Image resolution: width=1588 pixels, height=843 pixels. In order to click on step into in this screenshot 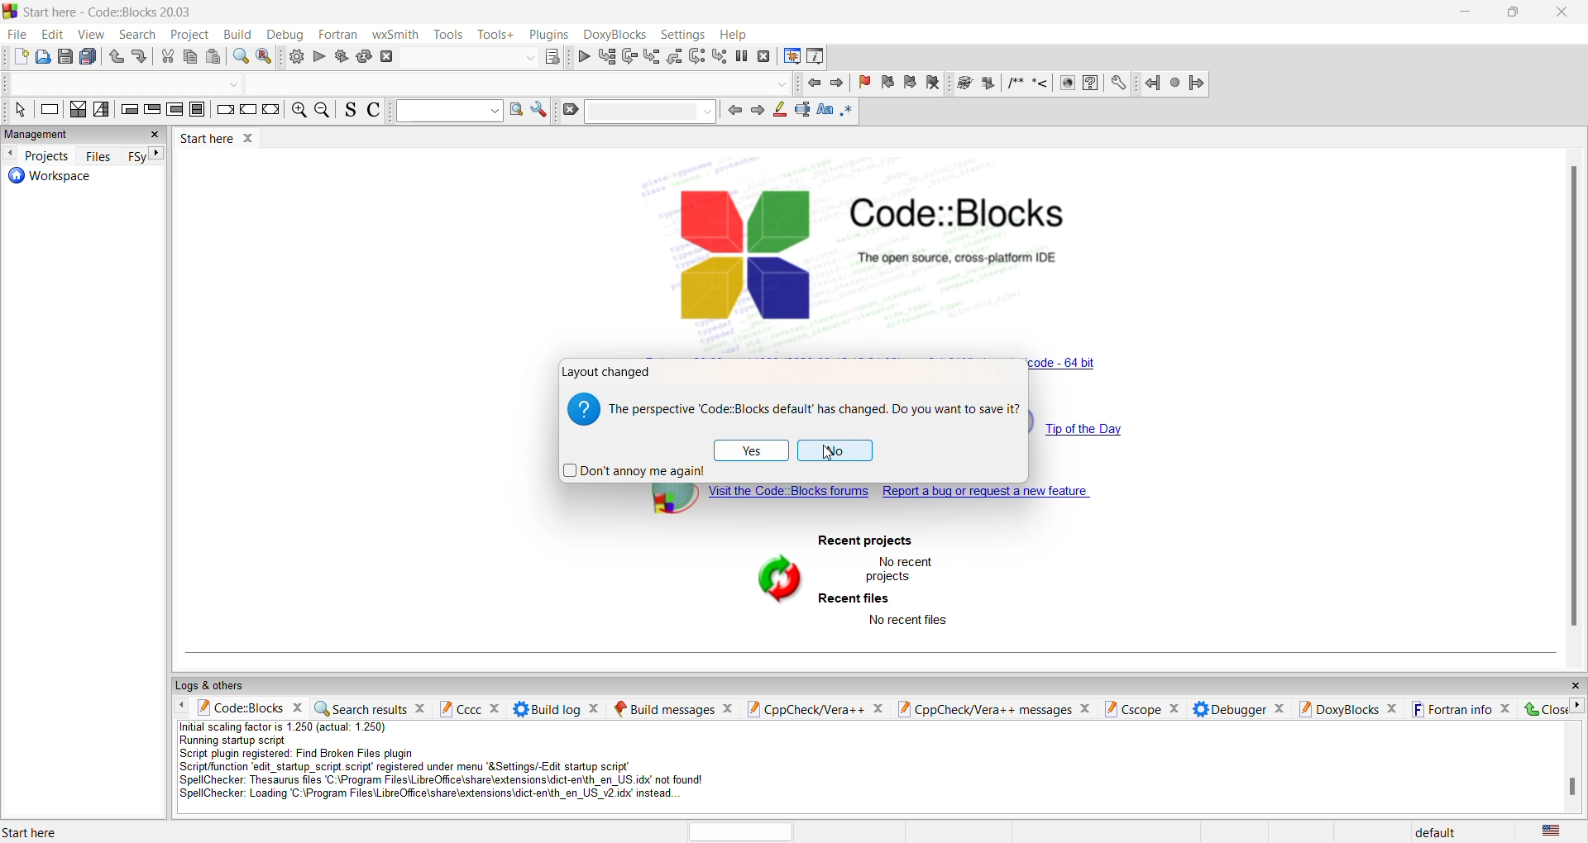, I will do `click(653, 56)`.